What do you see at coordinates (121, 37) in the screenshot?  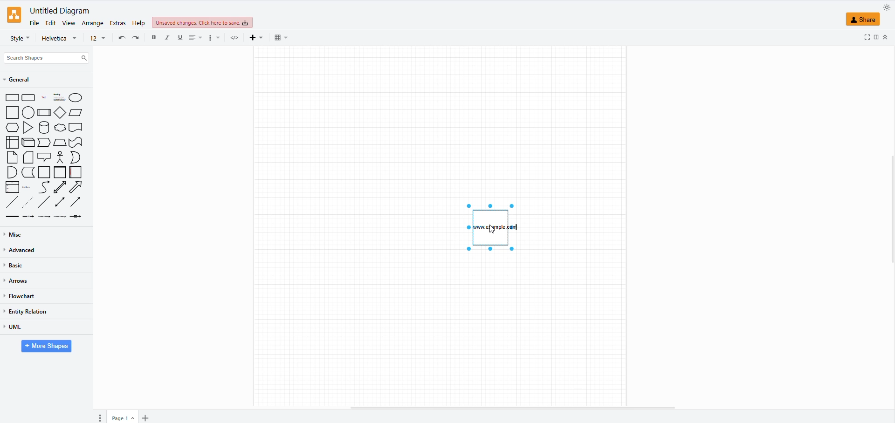 I see `undo` at bounding box center [121, 37].